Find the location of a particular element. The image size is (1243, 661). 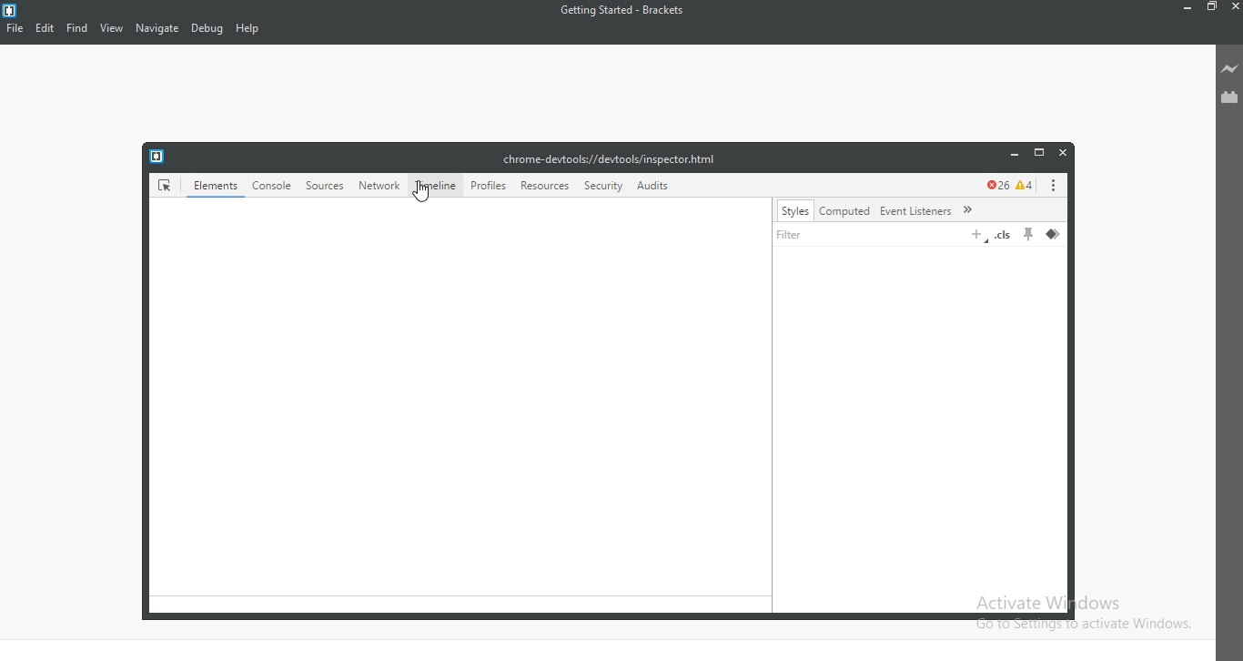

restore is located at coordinates (1040, 154).